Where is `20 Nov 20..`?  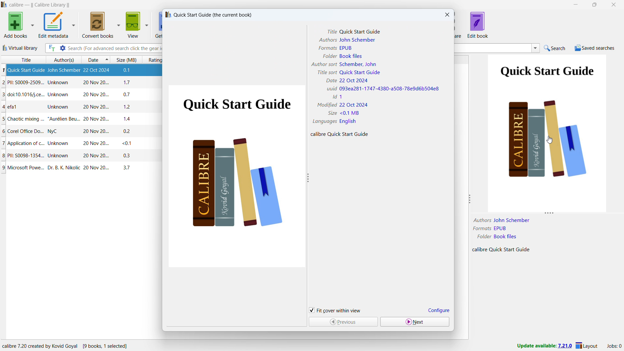 20 Nov 20.. is located at coordinates (92, 144).